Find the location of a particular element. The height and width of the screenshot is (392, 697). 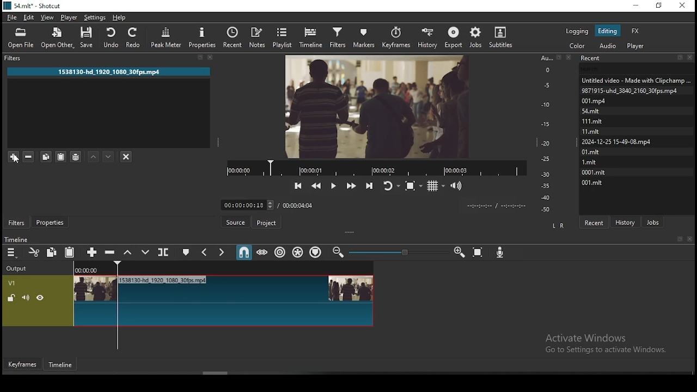

ripple markers is located at coordinates (315, 253).